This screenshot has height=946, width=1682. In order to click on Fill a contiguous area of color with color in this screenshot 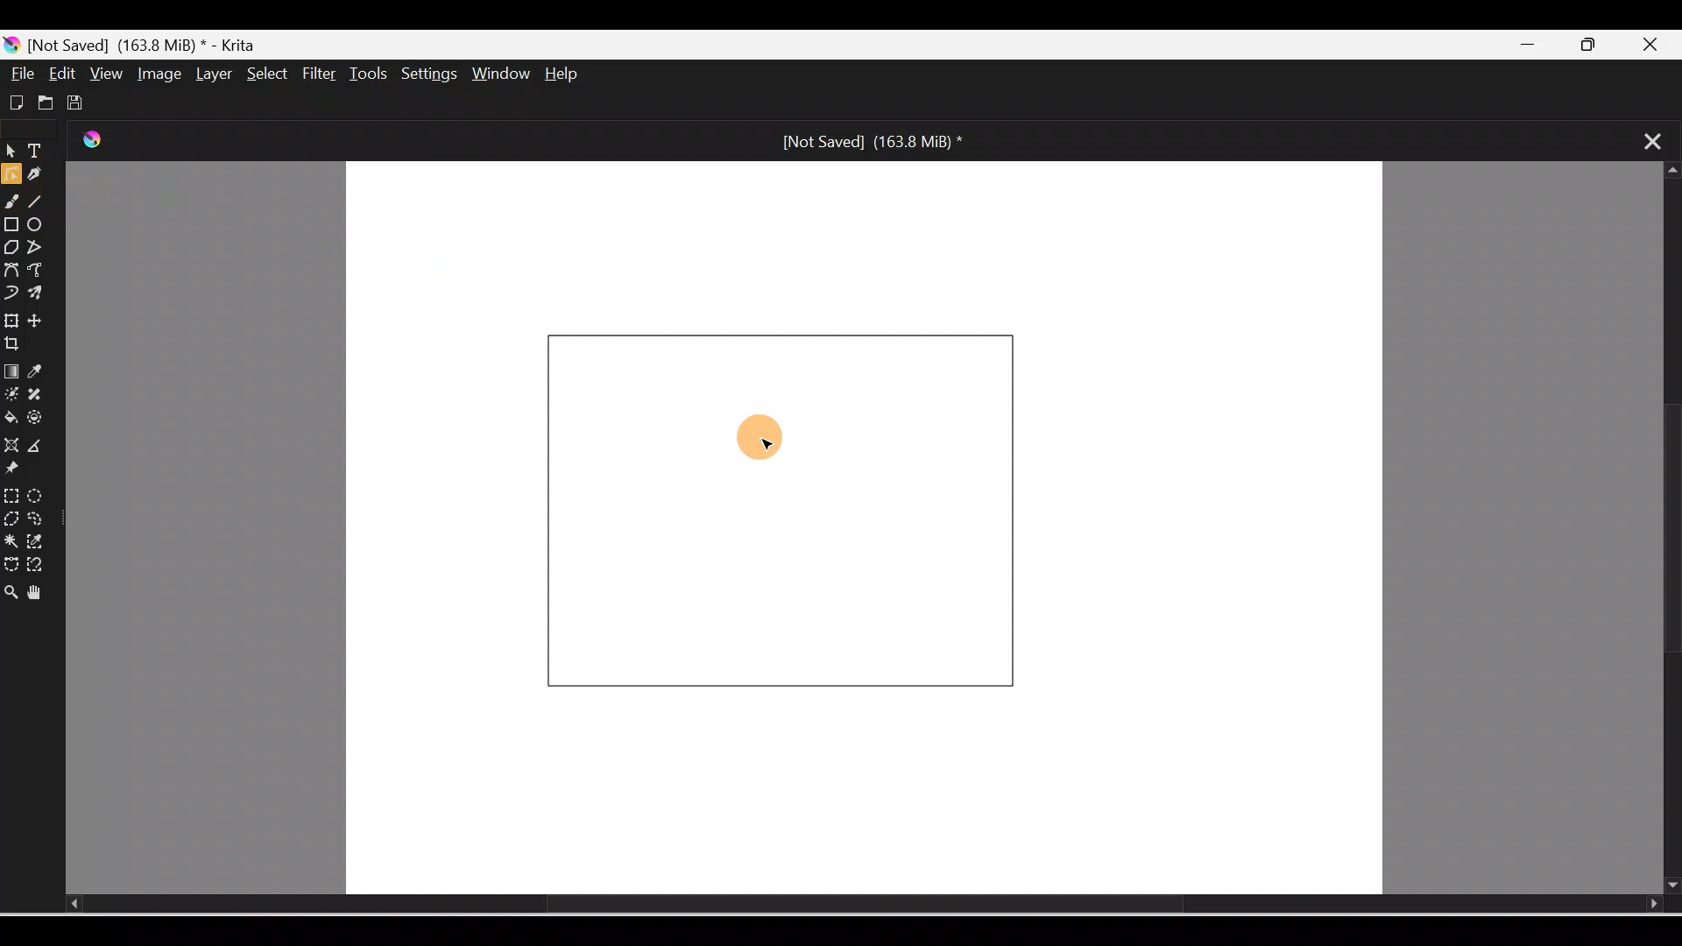, I will do `click(11, 419)`.